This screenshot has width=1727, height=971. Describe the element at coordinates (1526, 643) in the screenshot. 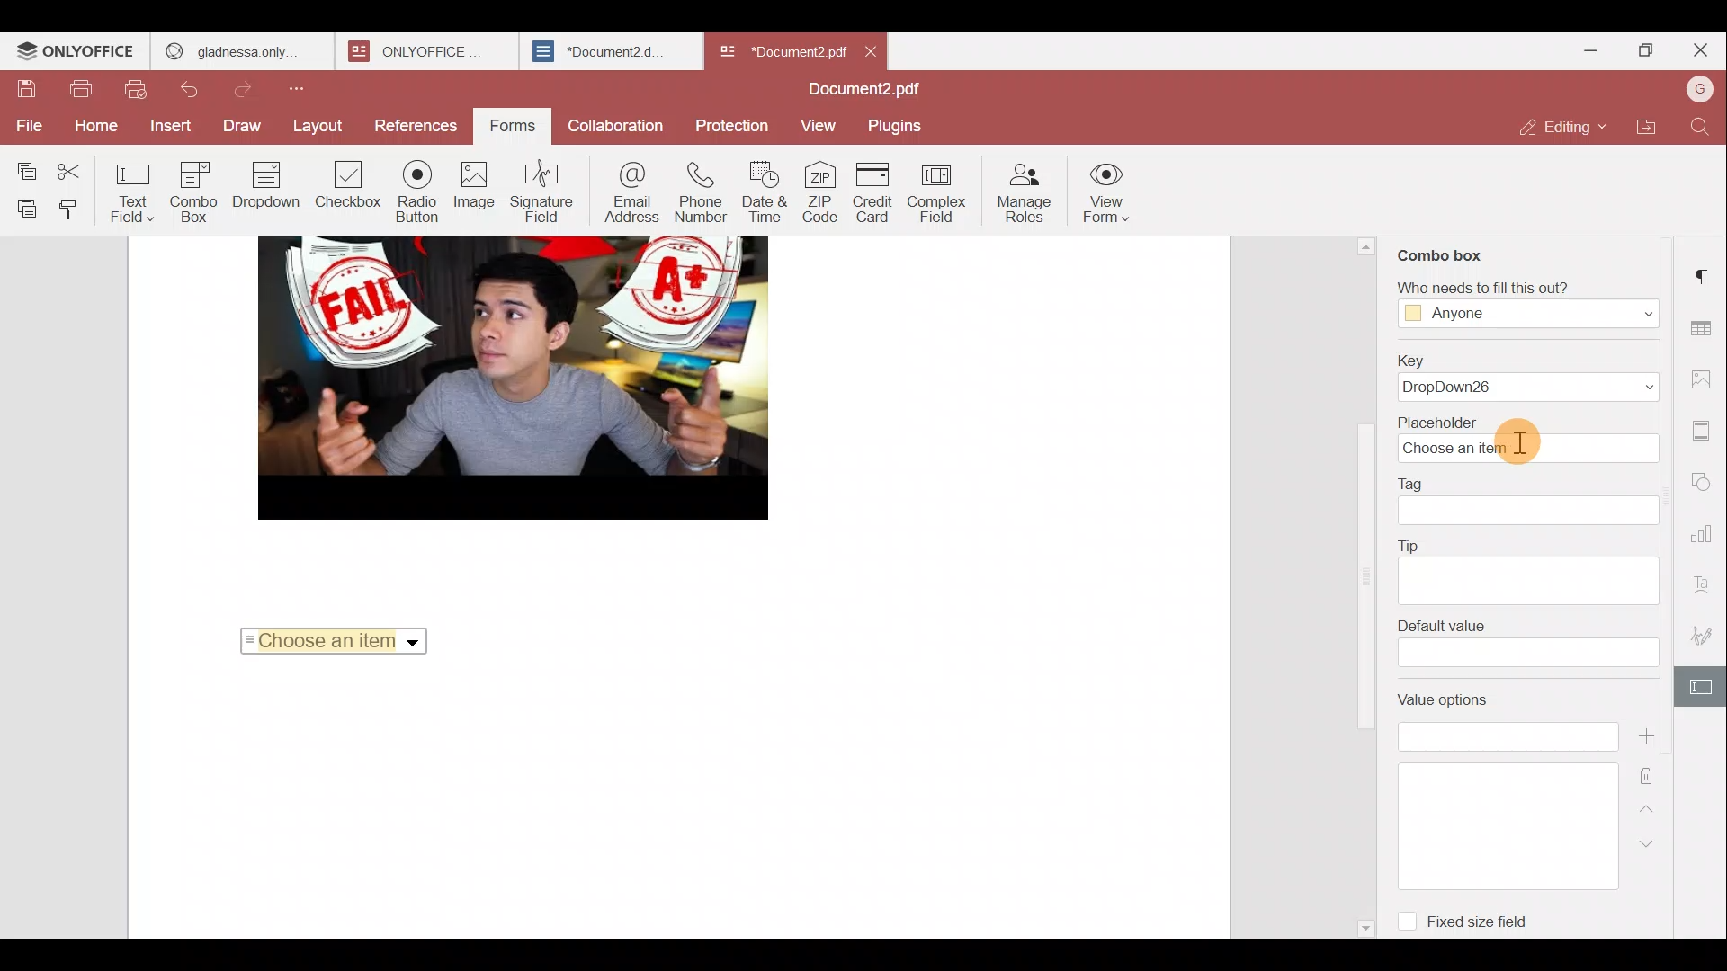

I see `Default value` at that location.